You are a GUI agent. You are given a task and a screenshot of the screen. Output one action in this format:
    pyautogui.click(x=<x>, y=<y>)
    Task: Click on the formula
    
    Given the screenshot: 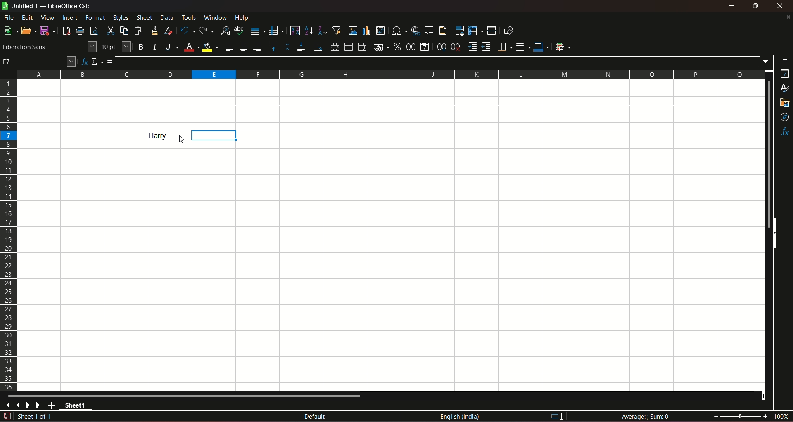 What is the action you would take?
    pyautogui.click(x=647, y=416)
    